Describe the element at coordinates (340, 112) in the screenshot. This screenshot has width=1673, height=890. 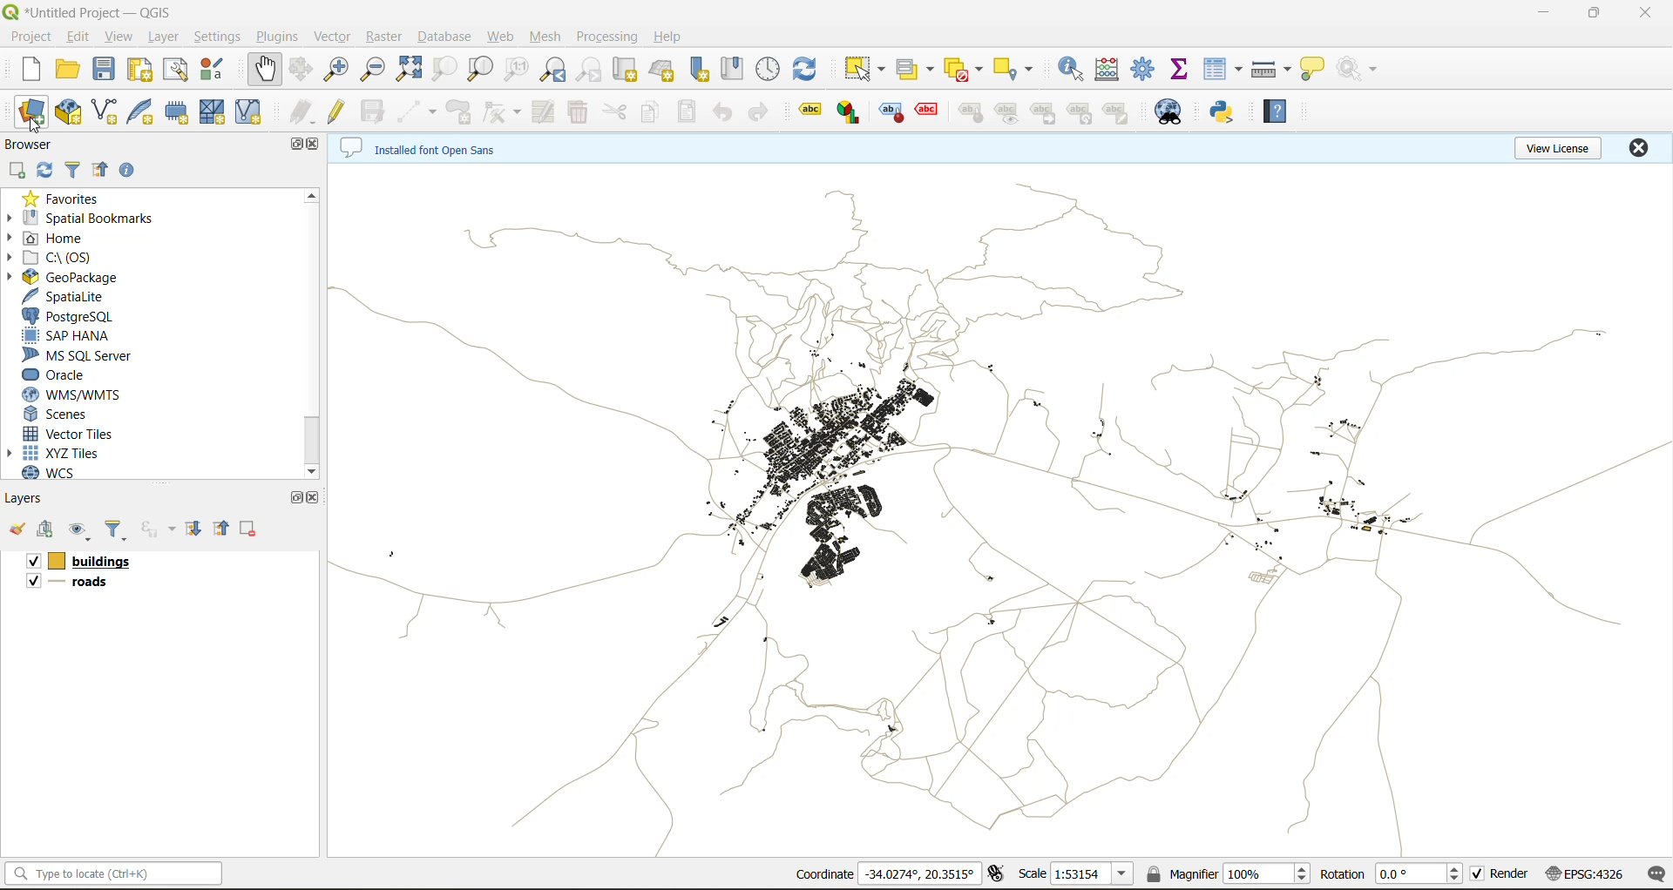
I see `toggle edits` at that location.